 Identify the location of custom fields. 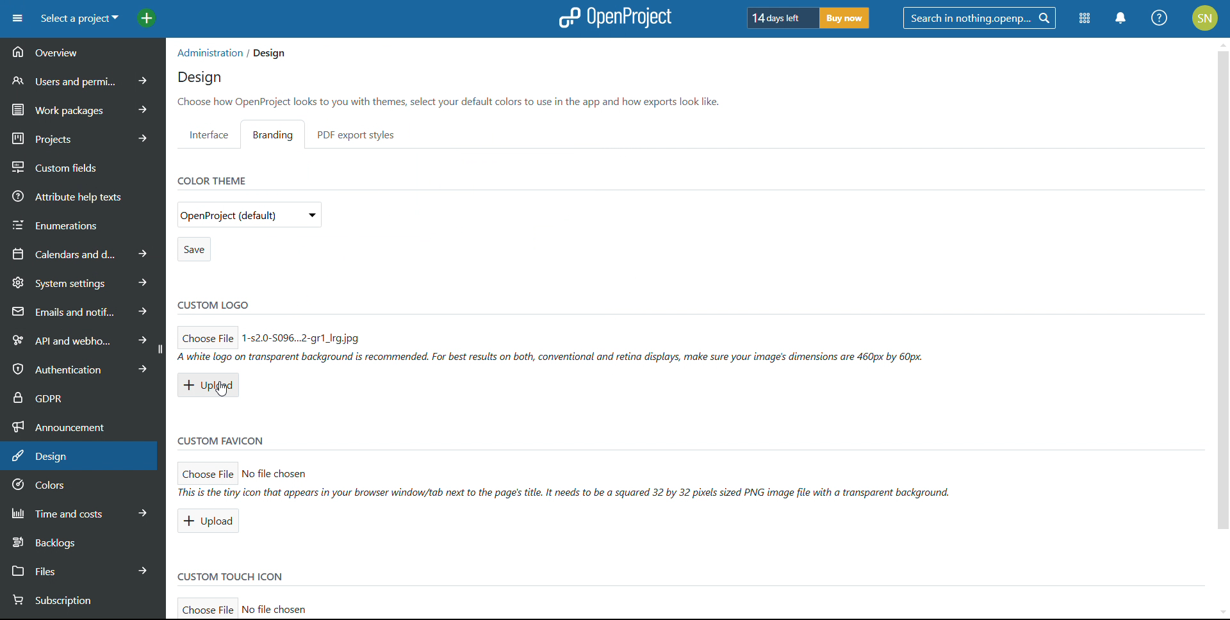
(83, 164).